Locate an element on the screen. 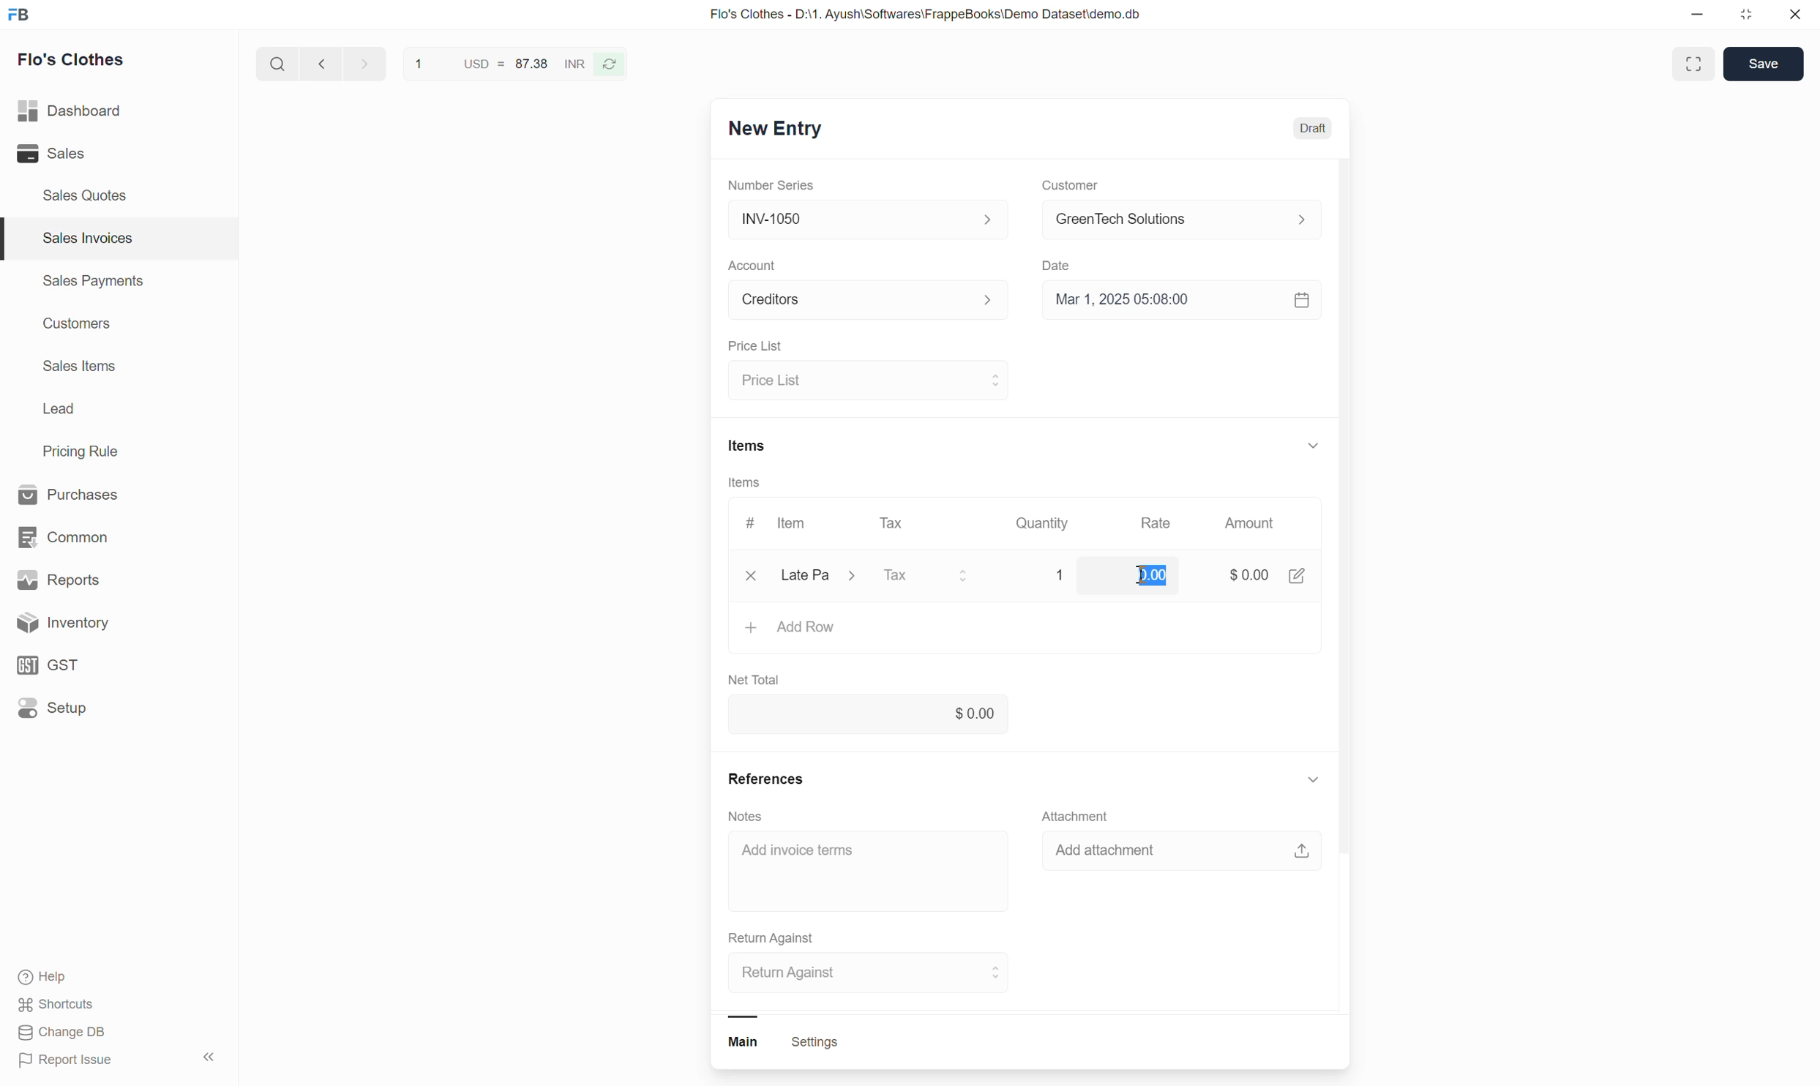 The height and width of the screenshot is (1086, 1820). Select Number series is located at coordinates (864, 219).